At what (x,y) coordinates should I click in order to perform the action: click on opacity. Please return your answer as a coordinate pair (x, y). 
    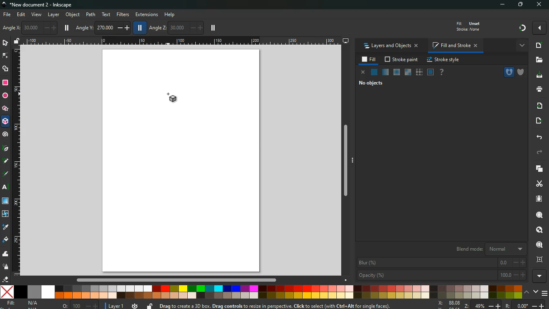
    Looking at the image, I should click on (385, 72).